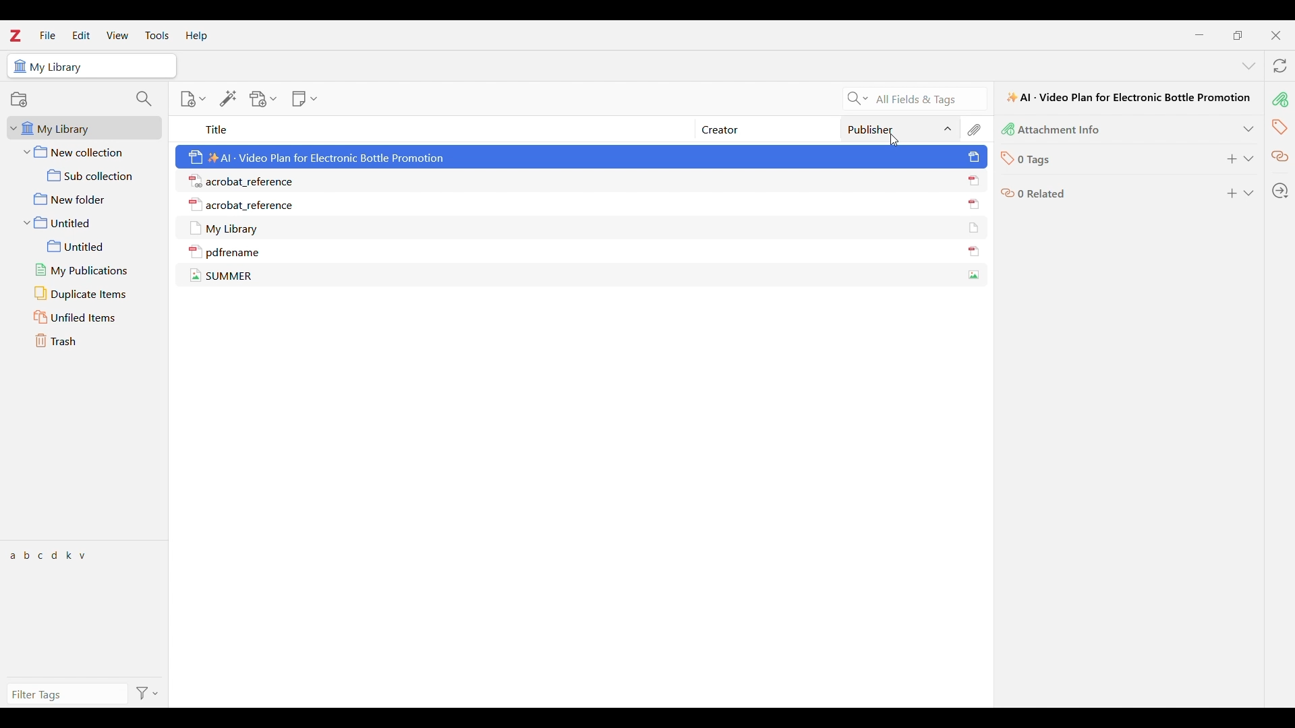 The width and height of the screenshot is (1295, 728). Describe the element at coordinates (973, 205) in the screenshot. I see `icon` at that location.